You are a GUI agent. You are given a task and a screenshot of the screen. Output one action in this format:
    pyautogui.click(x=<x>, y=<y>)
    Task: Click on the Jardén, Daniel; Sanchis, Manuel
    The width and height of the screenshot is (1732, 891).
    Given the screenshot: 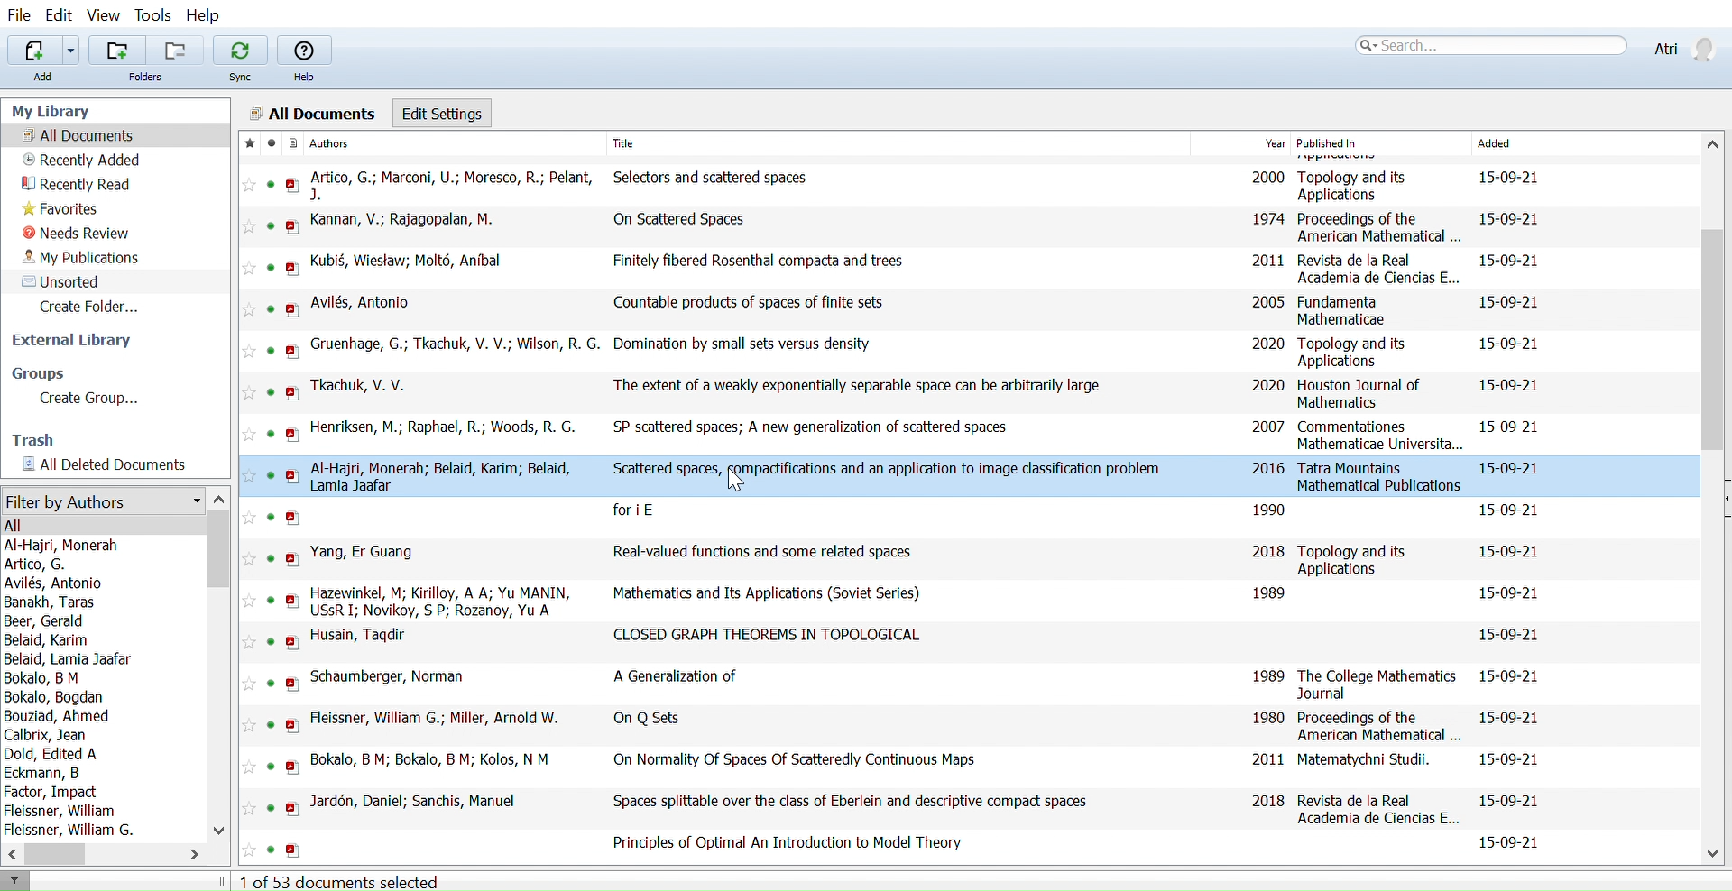 What is the action you would take?
    pyautogui.click(x=412, y=802)
    